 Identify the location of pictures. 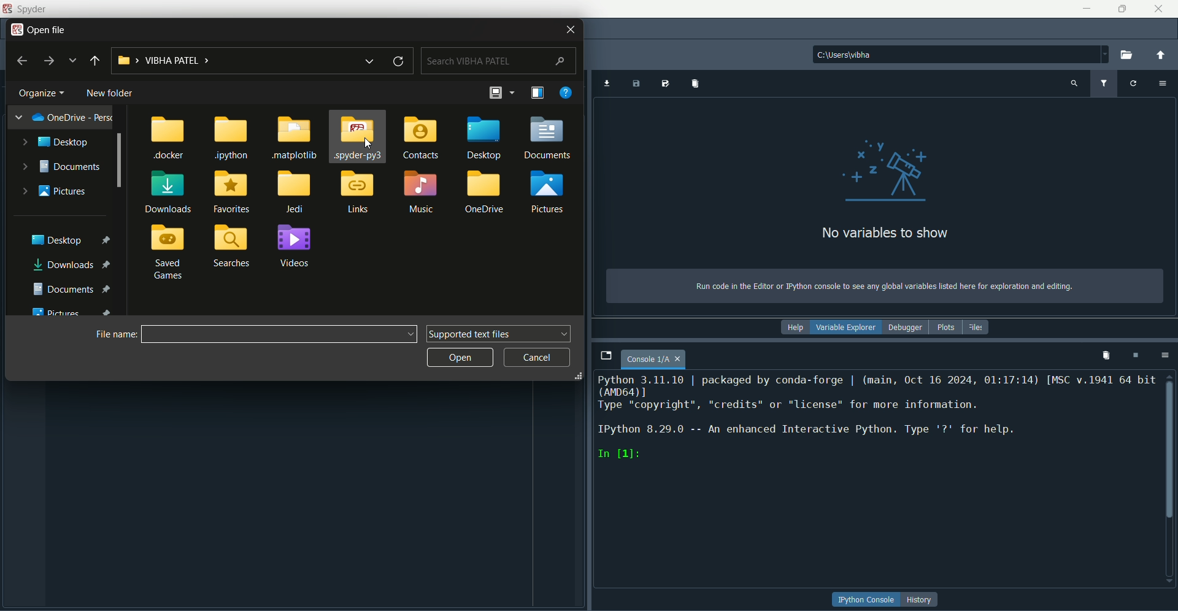
(56, 190).